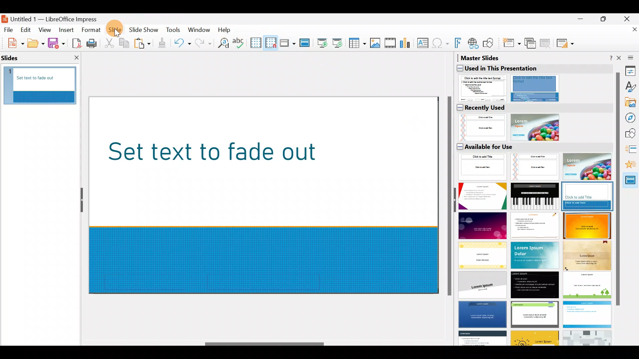 The width and height of the screenshot is (639, 359). Describe the element at coordinates (631, 118) in the screenshot. I see `Navigator` at that location.